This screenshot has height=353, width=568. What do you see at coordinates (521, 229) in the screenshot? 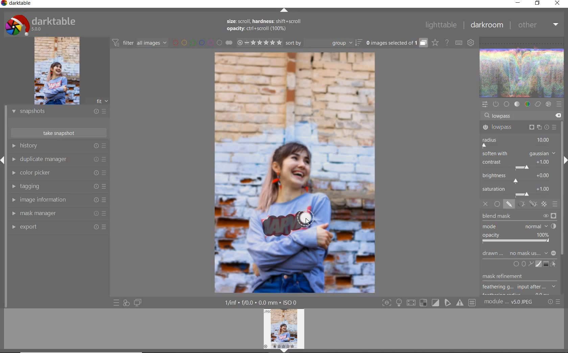
I see `blend mask` at bounding box center [521, 229].